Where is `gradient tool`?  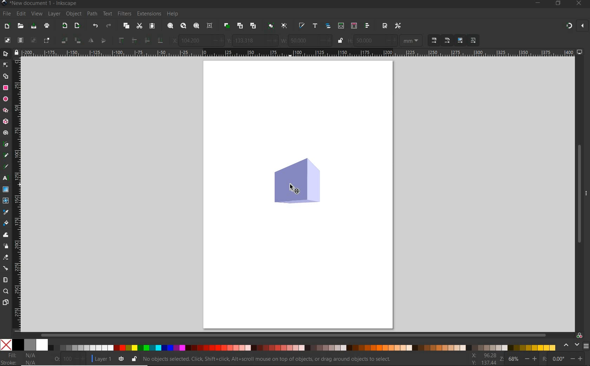
gradient tool is located at coordinates (6, 189).